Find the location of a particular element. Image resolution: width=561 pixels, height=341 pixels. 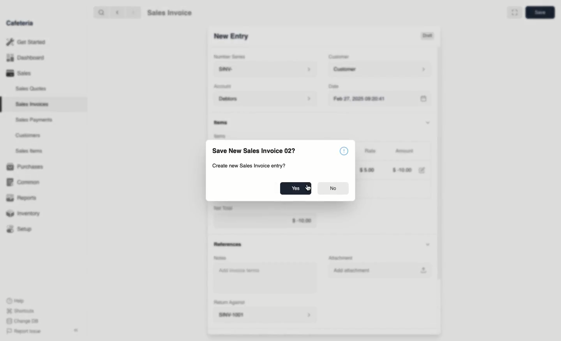

Debtors  is located at coordinates (266, 99).